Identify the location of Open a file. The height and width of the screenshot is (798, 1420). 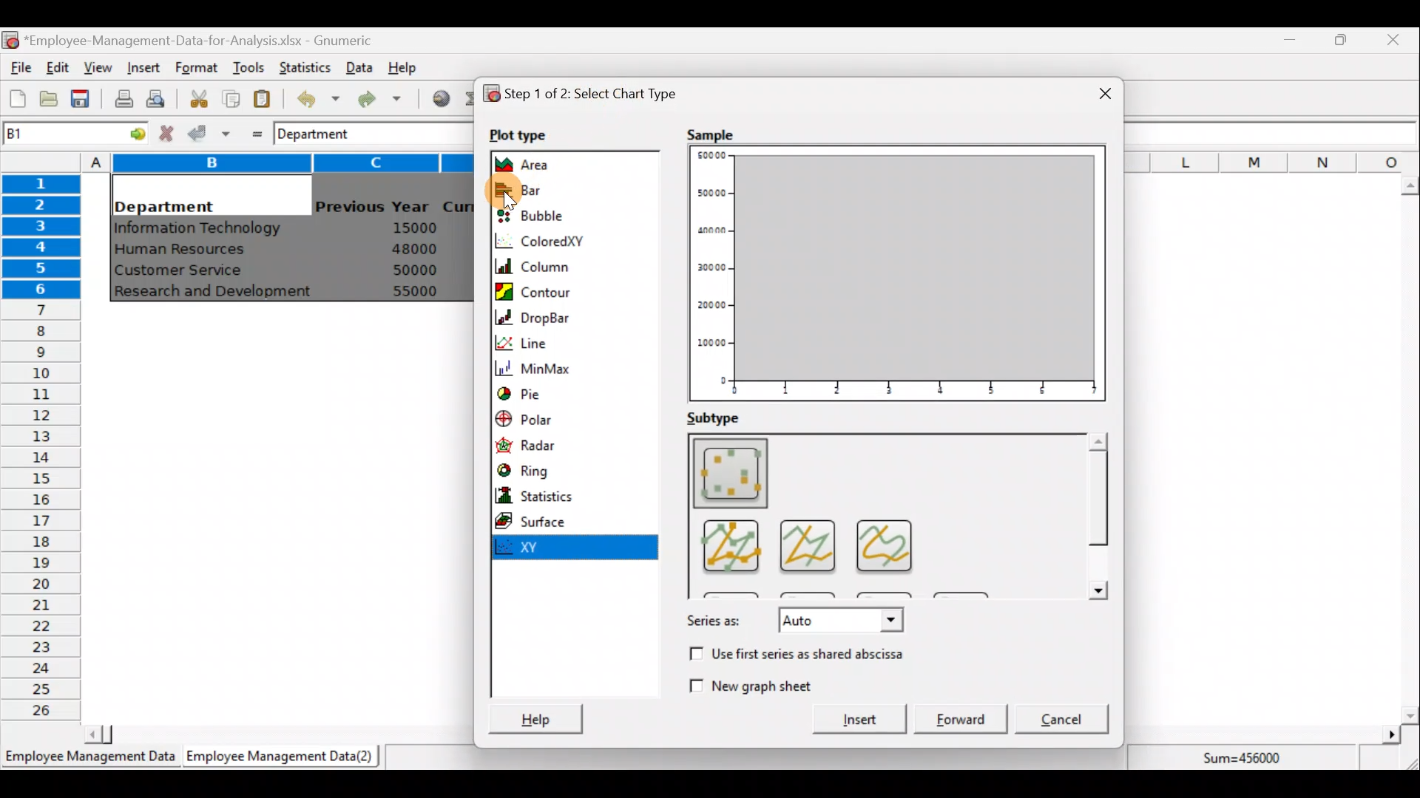
(53, 100).